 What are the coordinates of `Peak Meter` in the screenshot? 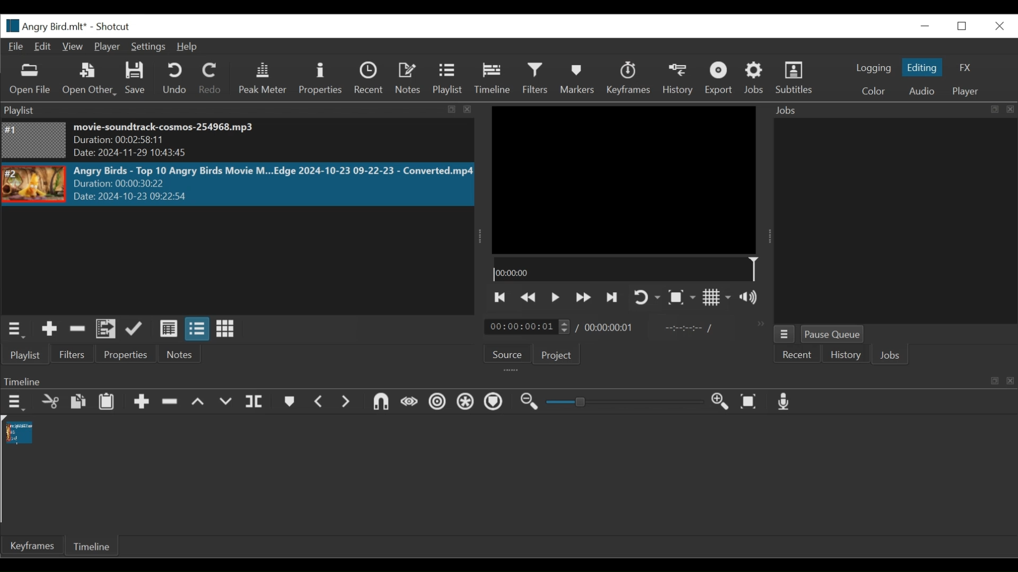 It's located at (262, 79).